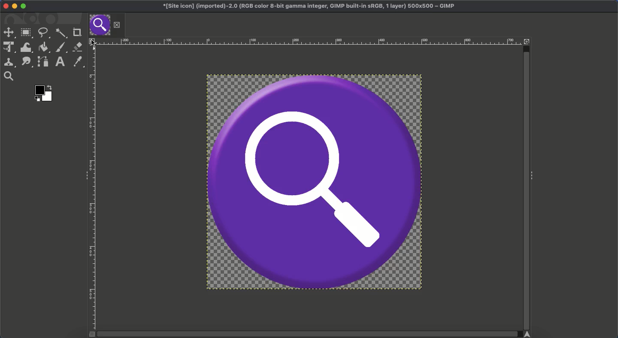 The height and width of the screenshot is (338, 618). Describe the element at coordinates (534, 176) in the screenshot. I see `Collapse` at that location.